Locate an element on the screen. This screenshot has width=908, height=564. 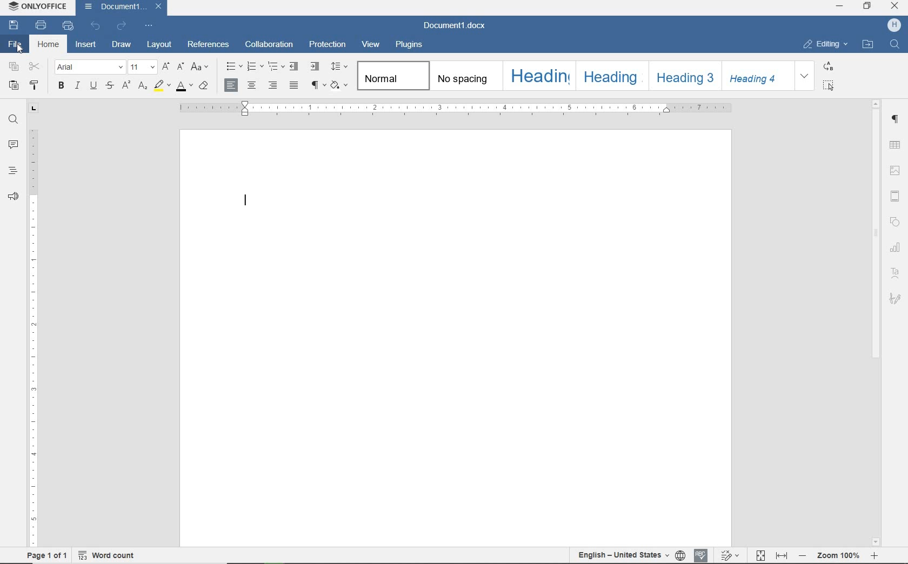
file is located at coordinates (14, 44).